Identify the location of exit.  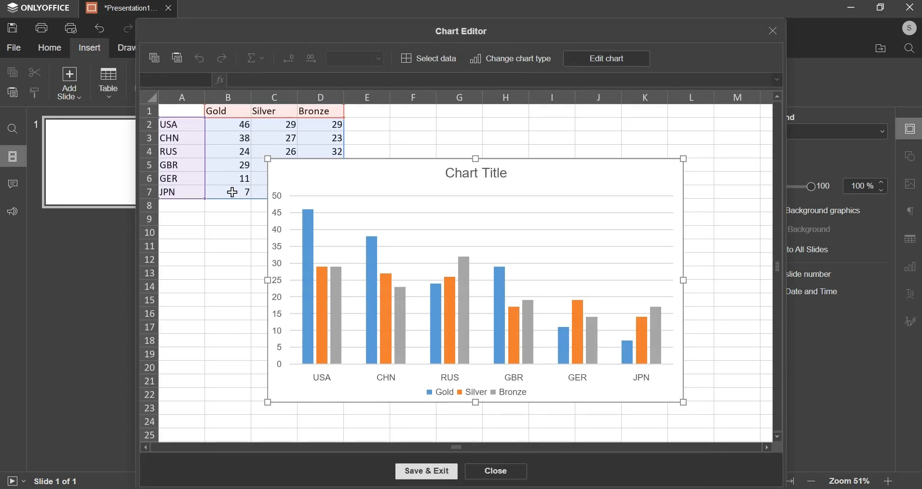
(773, 30).